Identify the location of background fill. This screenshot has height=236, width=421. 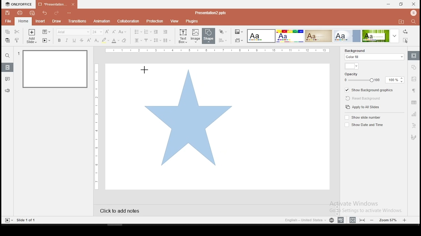
(375, 55).